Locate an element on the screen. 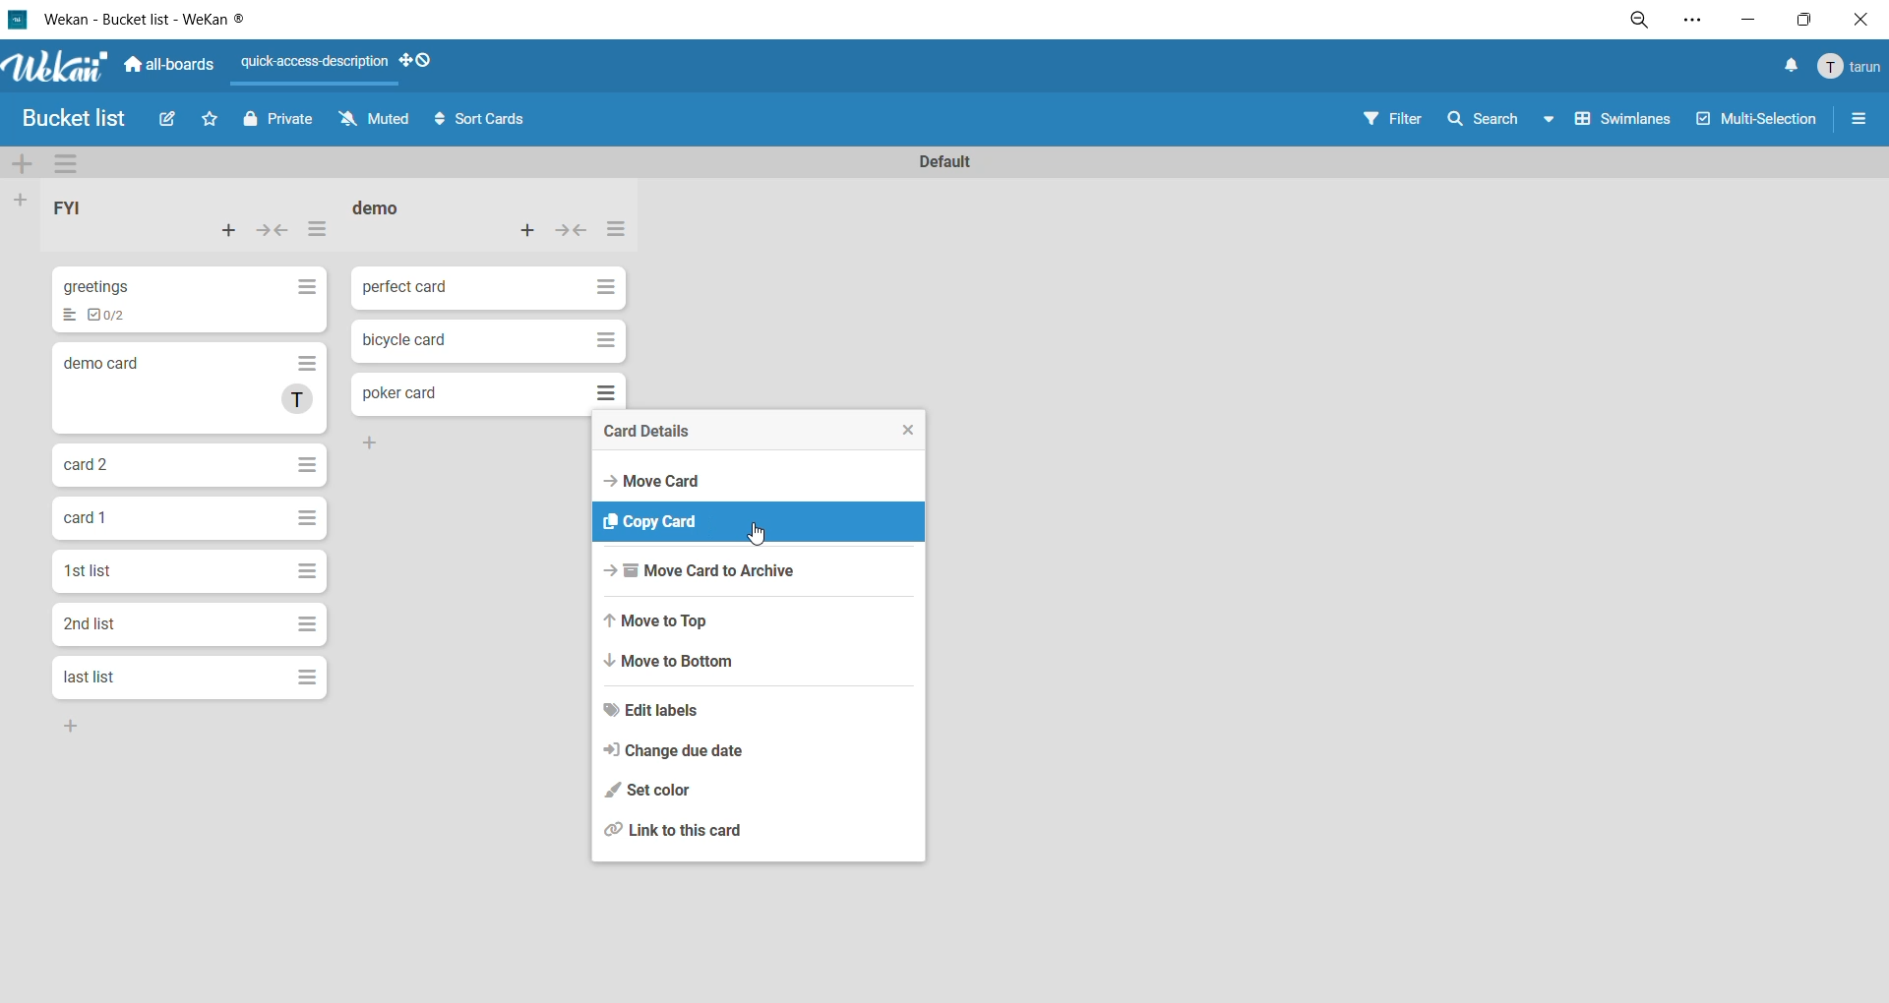  all boards is located at coordinates (170, 62).